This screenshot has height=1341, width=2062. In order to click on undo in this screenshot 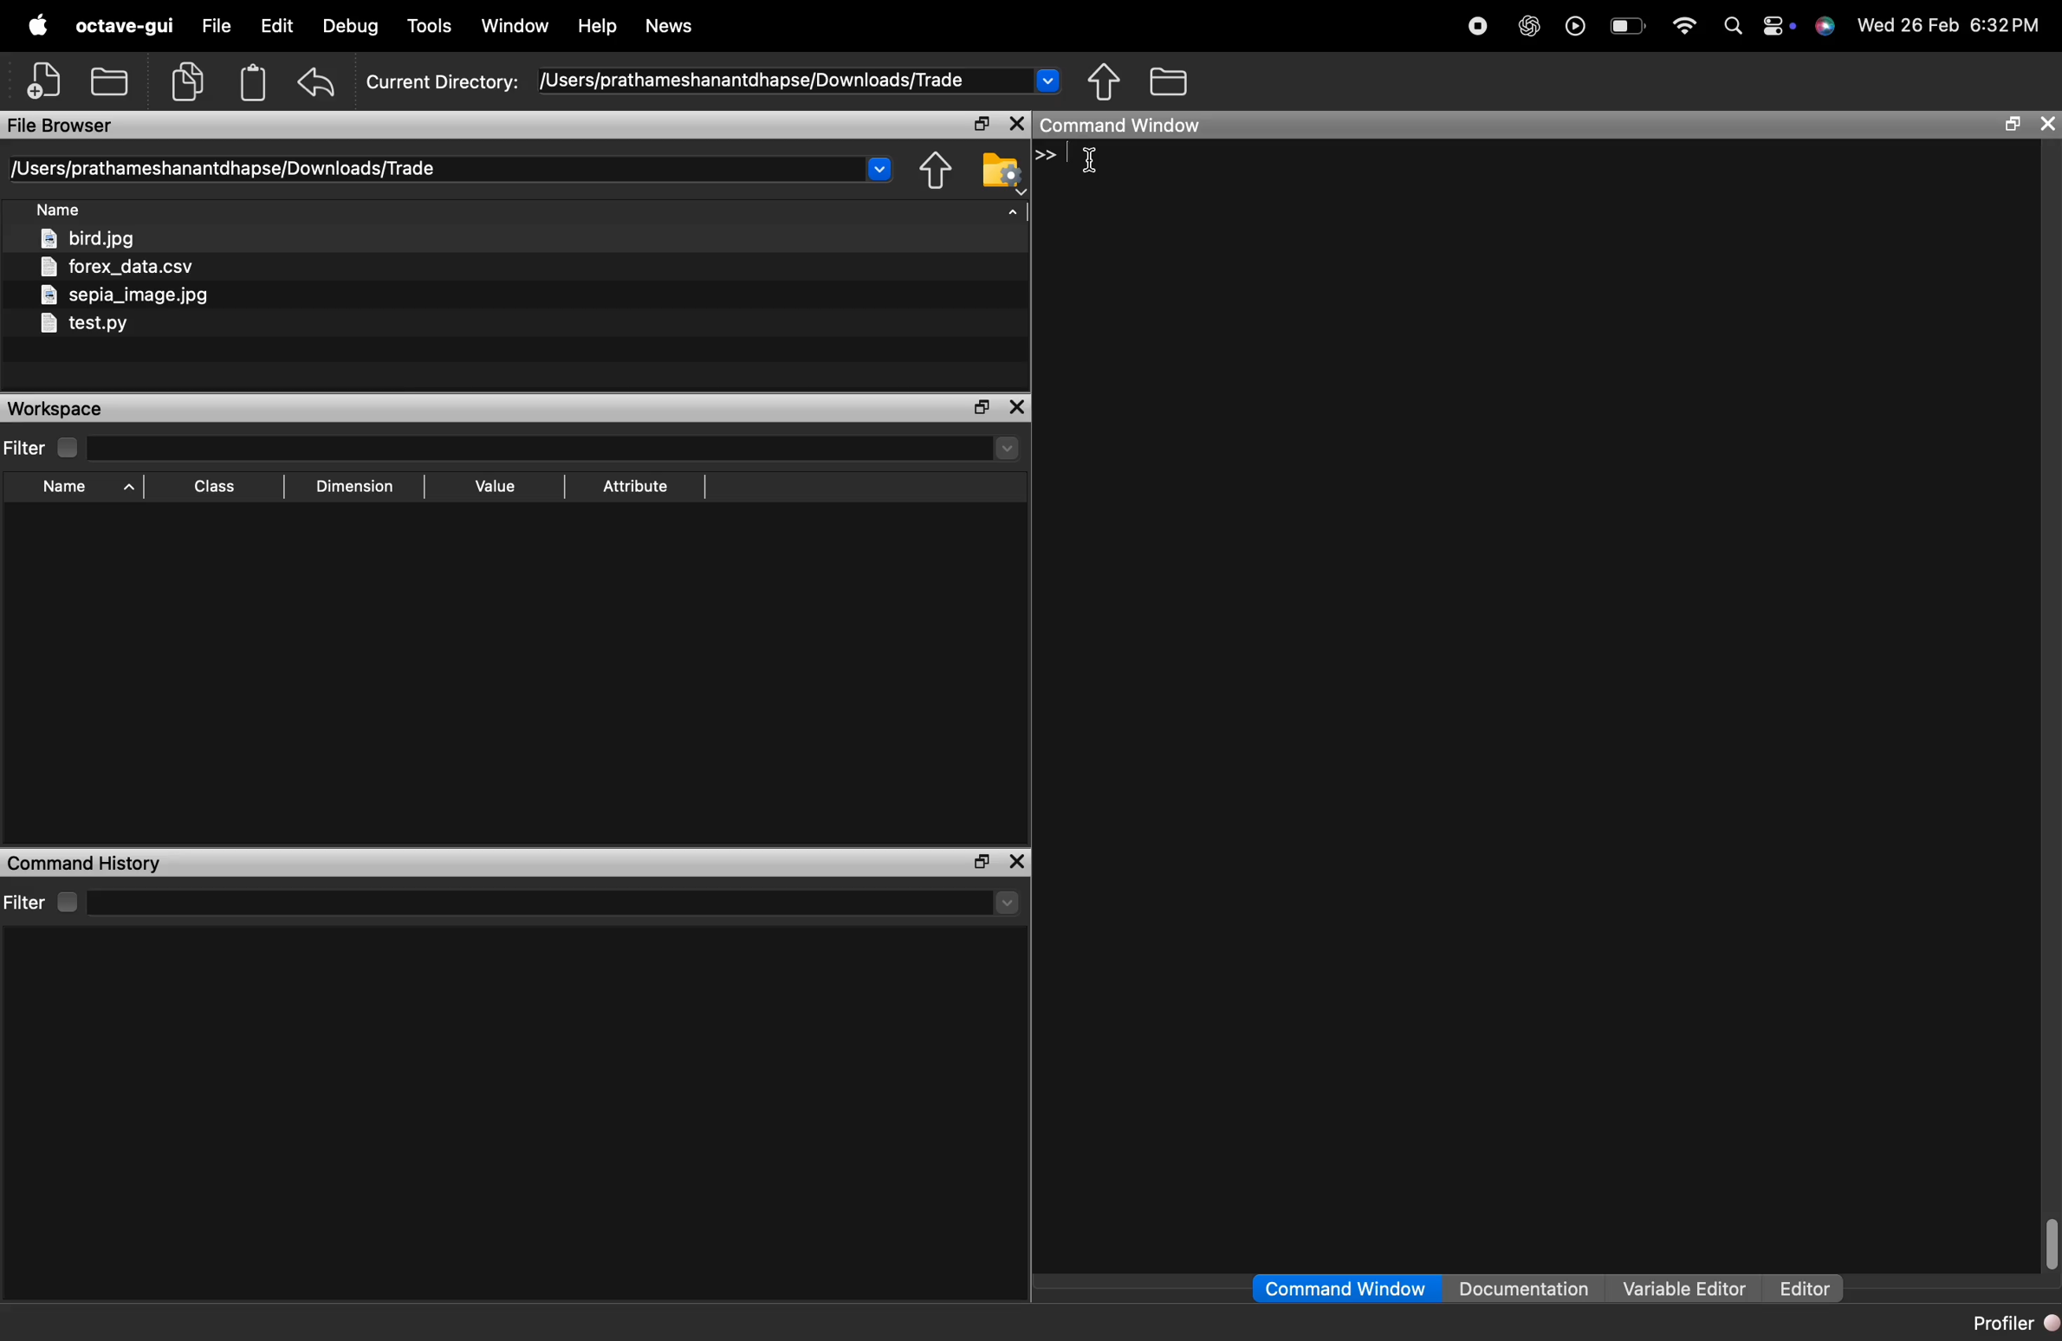, I will do `click(319, 81)`.